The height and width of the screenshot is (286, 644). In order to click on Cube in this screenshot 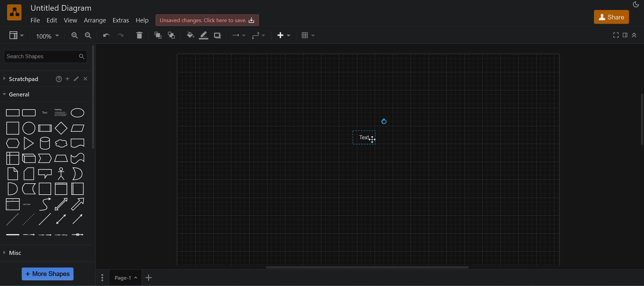, I will do `click(29, 158)`.